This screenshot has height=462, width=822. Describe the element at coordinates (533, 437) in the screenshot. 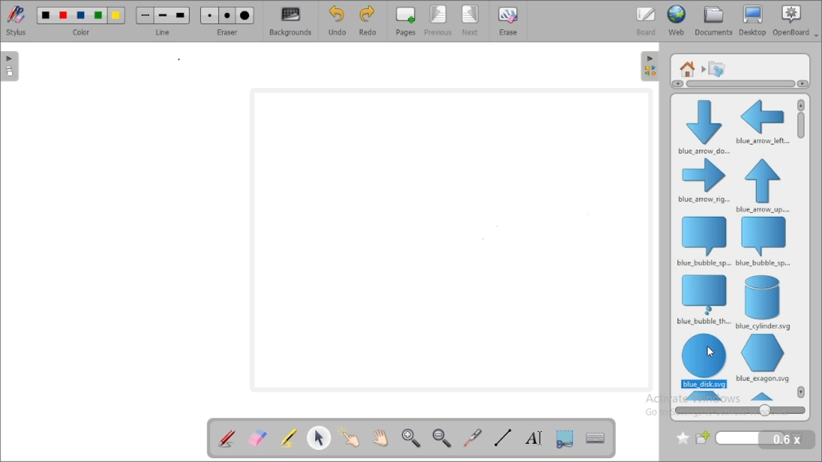

I see `write text` at that location.